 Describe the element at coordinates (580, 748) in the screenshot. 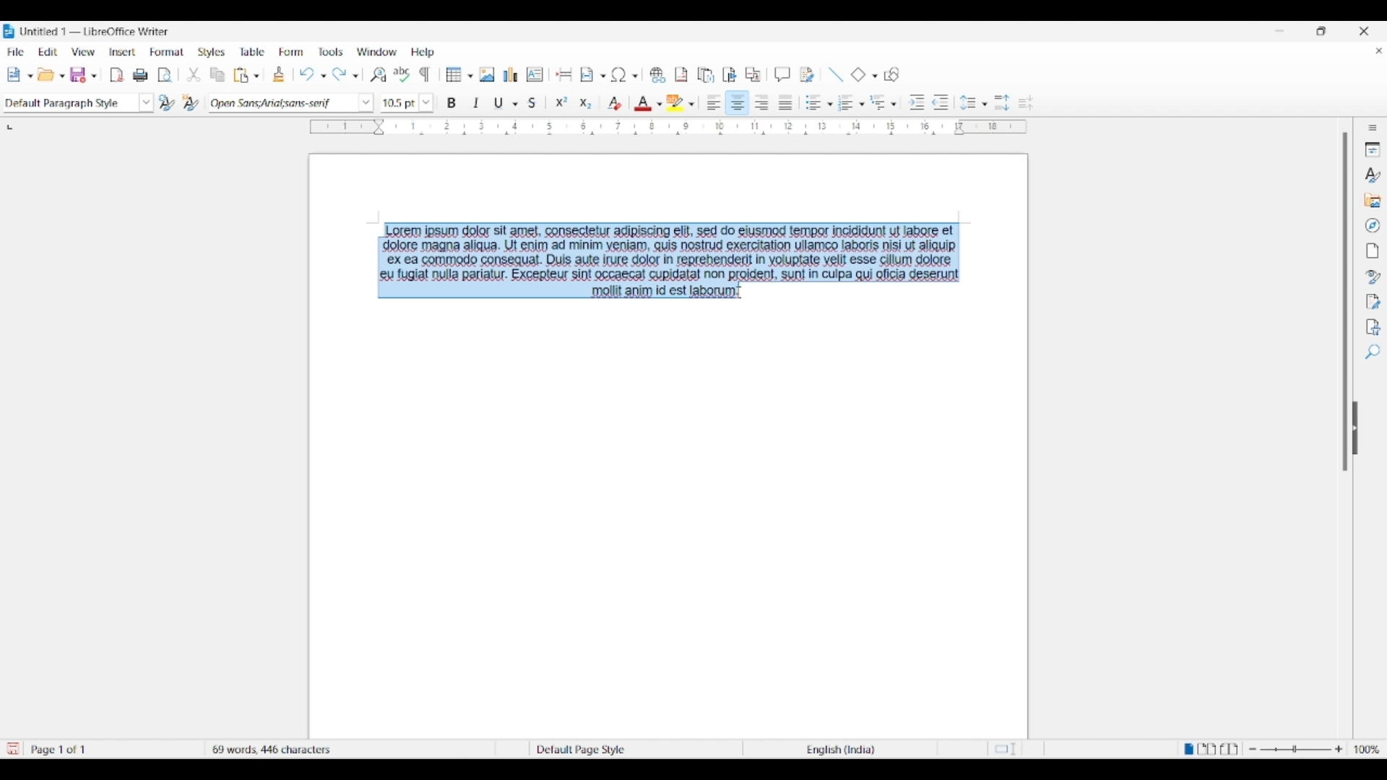

I see `Default Page Style` at that location.